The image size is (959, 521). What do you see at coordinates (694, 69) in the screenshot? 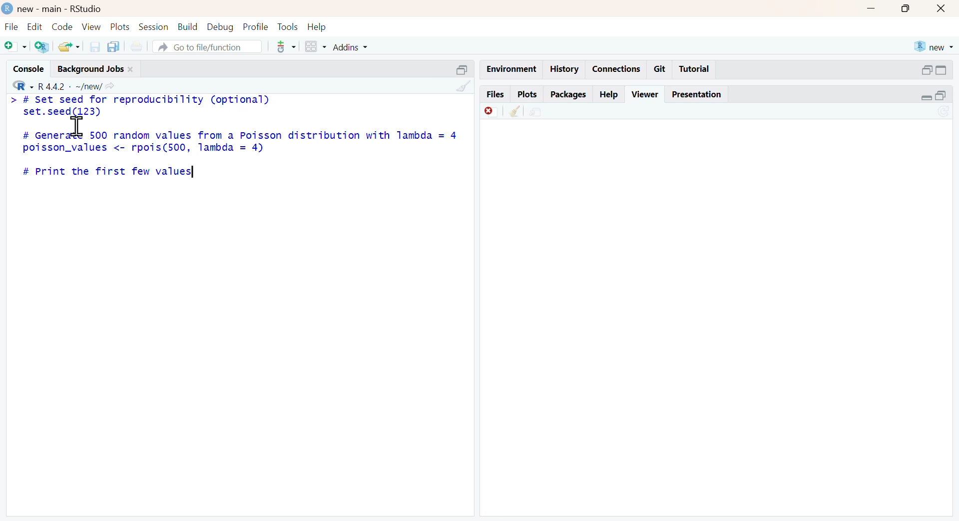
I see `tutorial` at bounding box center [694, 69].